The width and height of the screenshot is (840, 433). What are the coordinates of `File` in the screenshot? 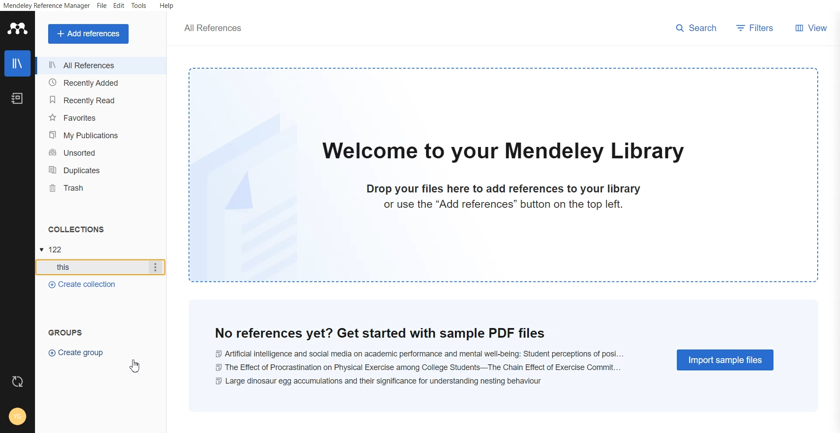 It's located at (102, 5).